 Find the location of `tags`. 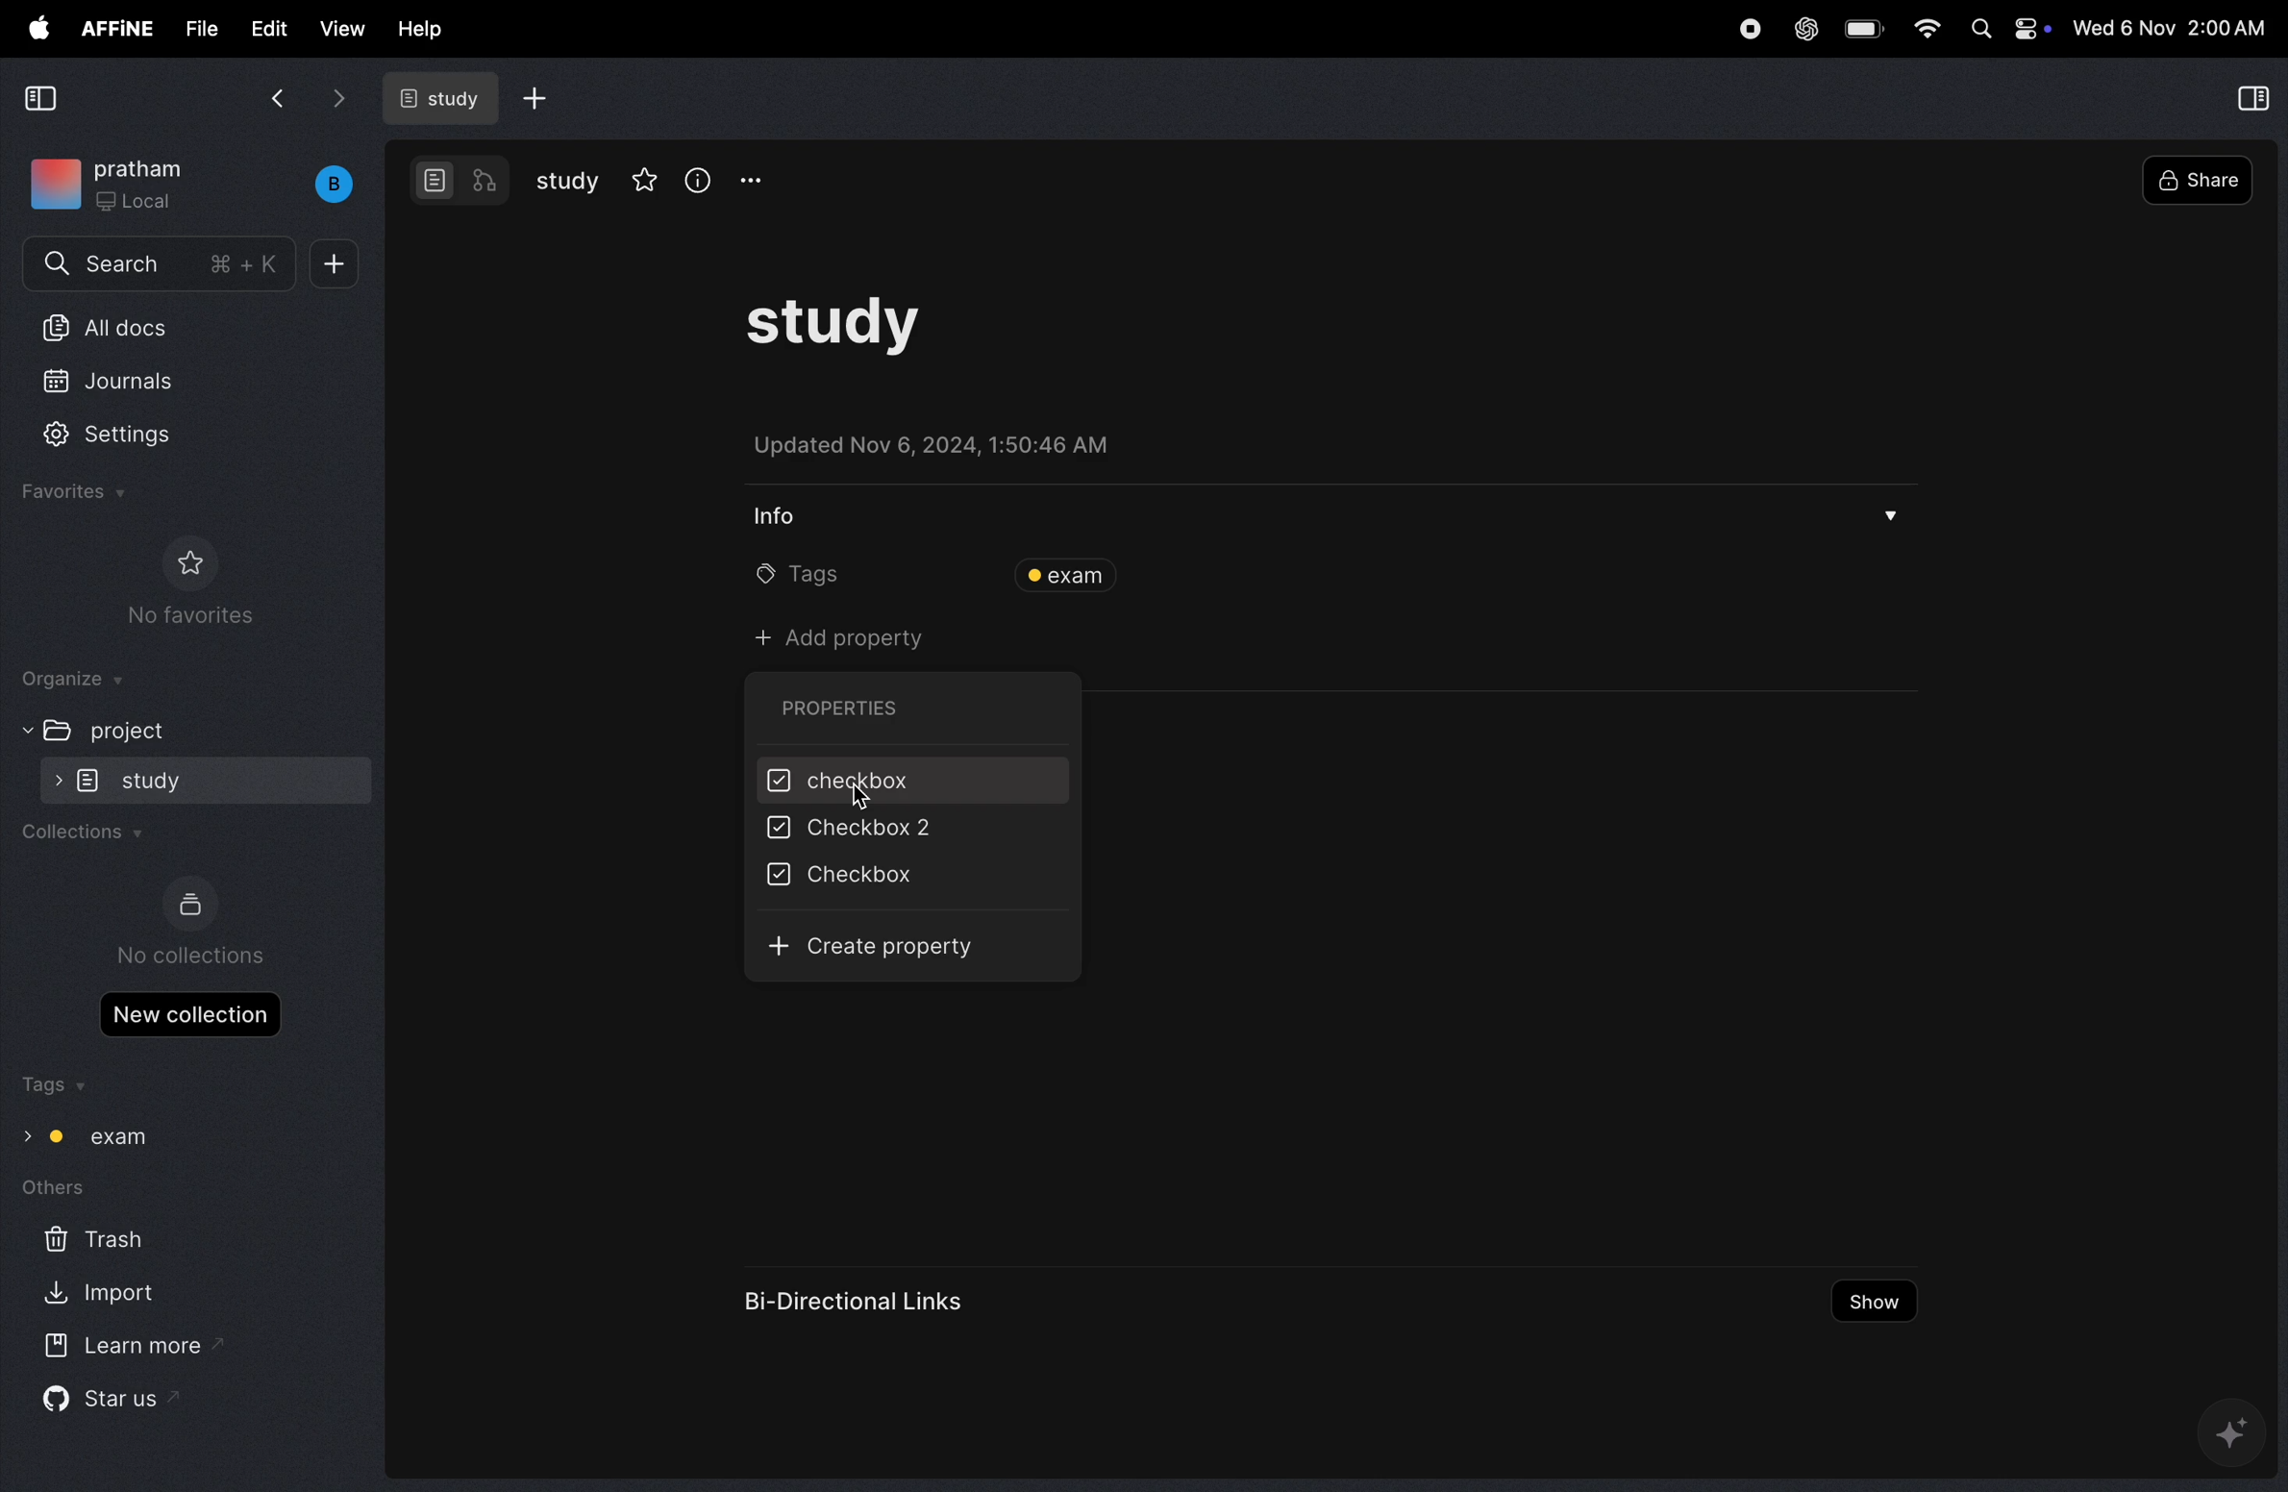

tags is located at coordinates (59, 1088).